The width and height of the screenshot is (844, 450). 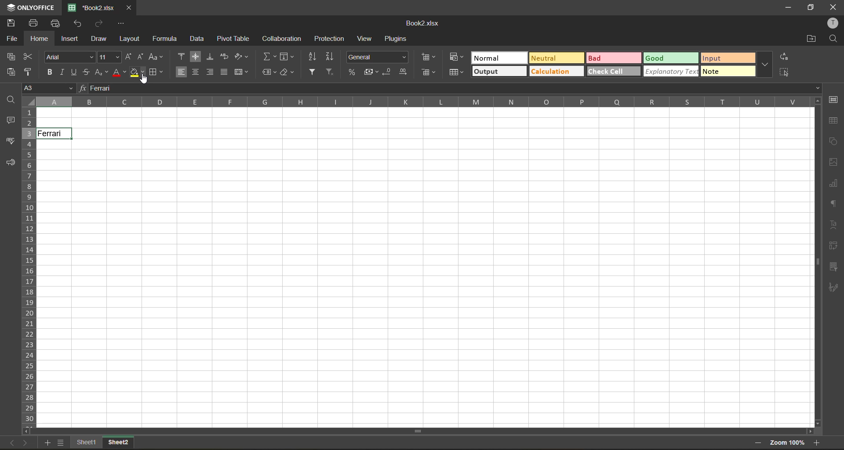 What do you see at coordinates (142, 57) in the screenshot?
I see `decrement size` at bounding box center [142, 57].